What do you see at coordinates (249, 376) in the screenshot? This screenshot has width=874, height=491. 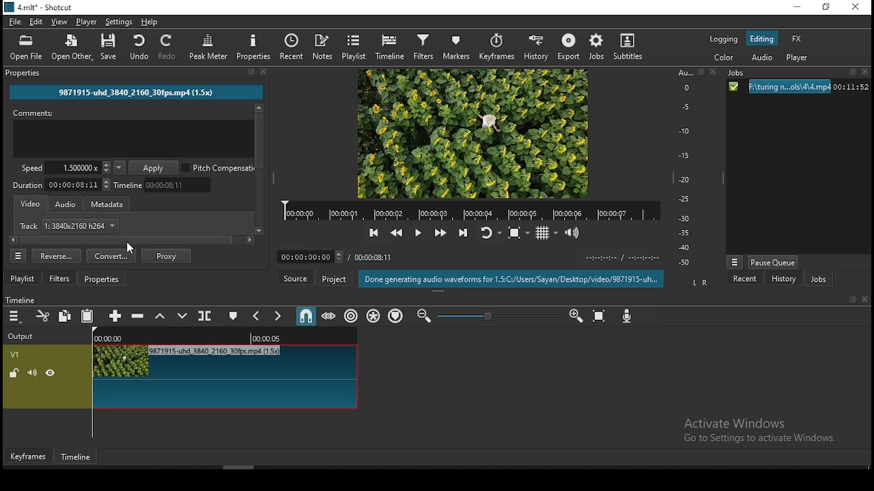 I see `video track` at bounding box center [249, 376].